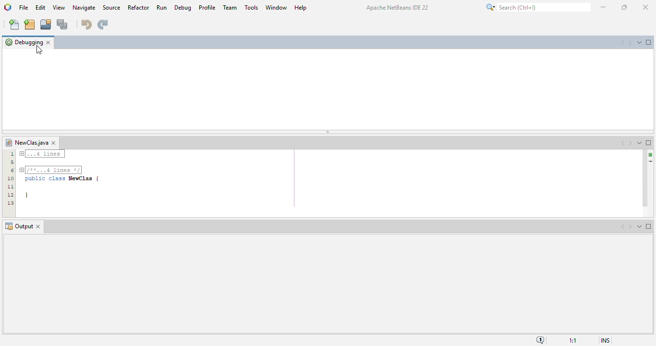  Describe the element at coordinates (207, 7) in the screenshot. I see `profile` at that location.